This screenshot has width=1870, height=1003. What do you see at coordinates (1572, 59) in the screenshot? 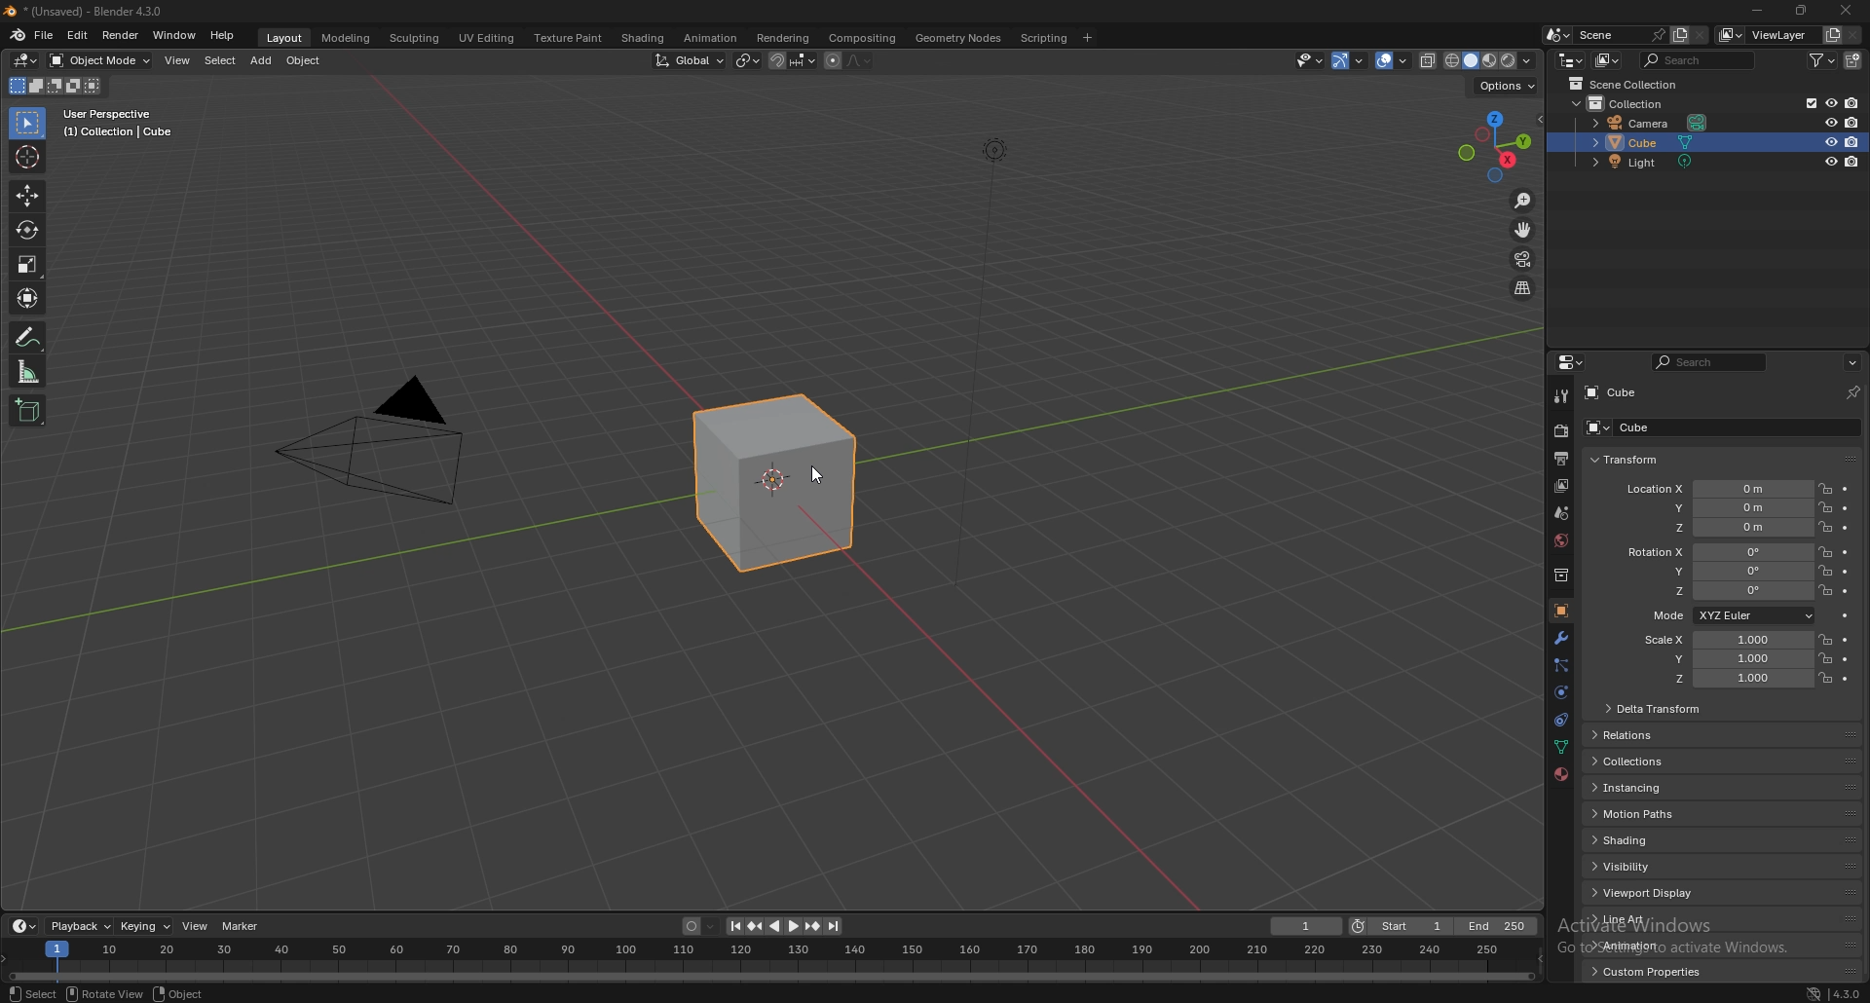
I see `editor type` at bounding box center [1572, 59].